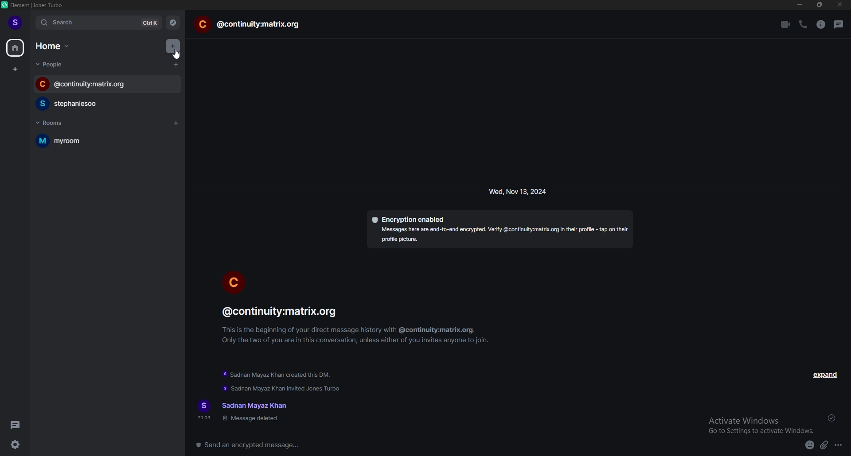 The height and width of the screenshot is (456, 851). What do you see at coordinates (55, 46) in the screenshot?
I see `home` at bounding box center [55, 46].